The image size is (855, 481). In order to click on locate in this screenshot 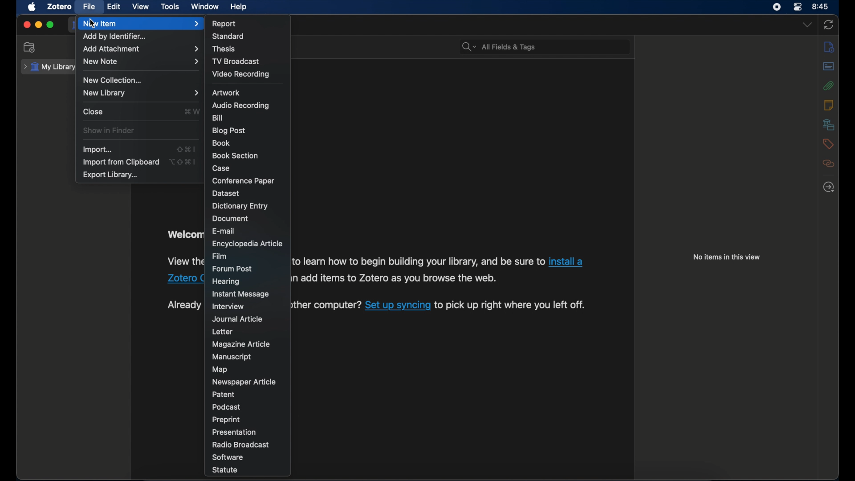, I will do `click(829, 188)`.